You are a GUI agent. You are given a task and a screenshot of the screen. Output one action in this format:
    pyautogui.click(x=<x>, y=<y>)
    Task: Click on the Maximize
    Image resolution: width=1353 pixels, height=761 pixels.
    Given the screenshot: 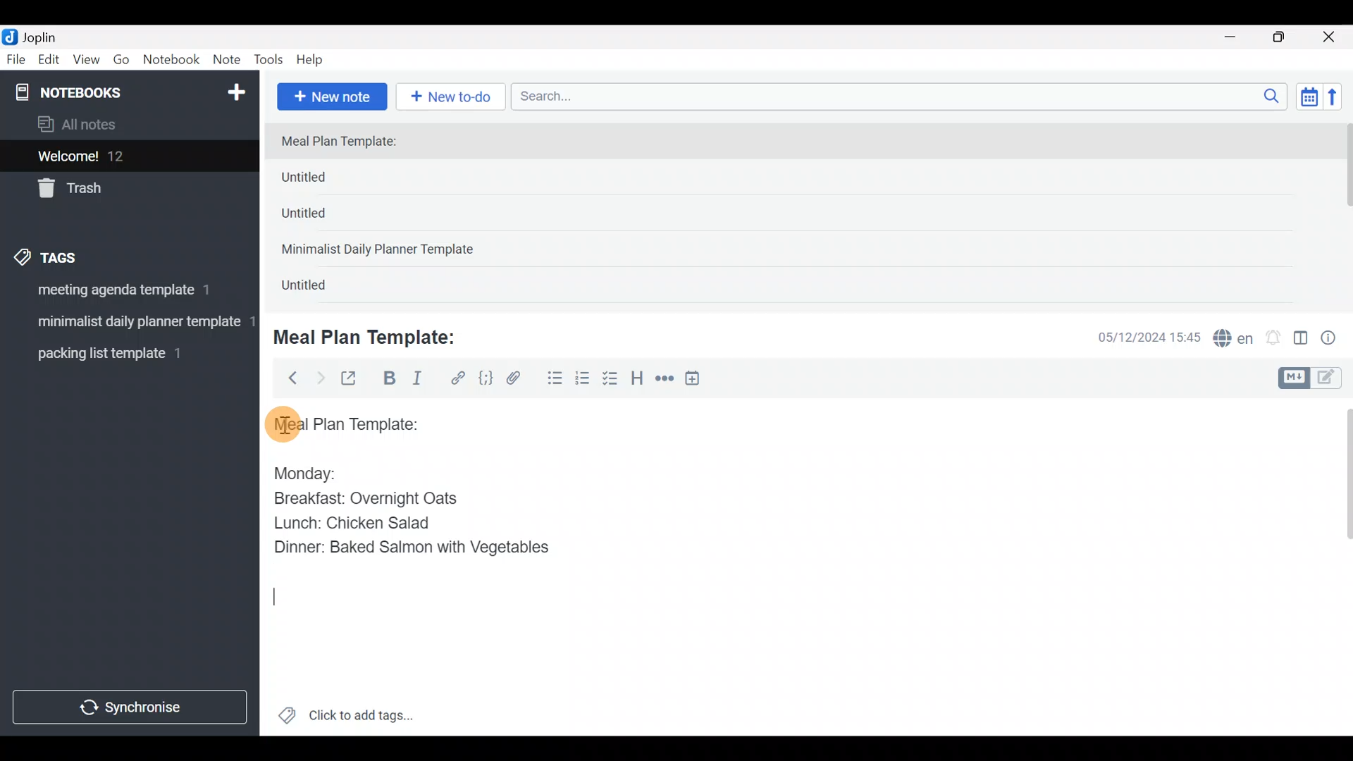 What is the action you would take?
    pyautogui.click(x=1287, y=37)
    